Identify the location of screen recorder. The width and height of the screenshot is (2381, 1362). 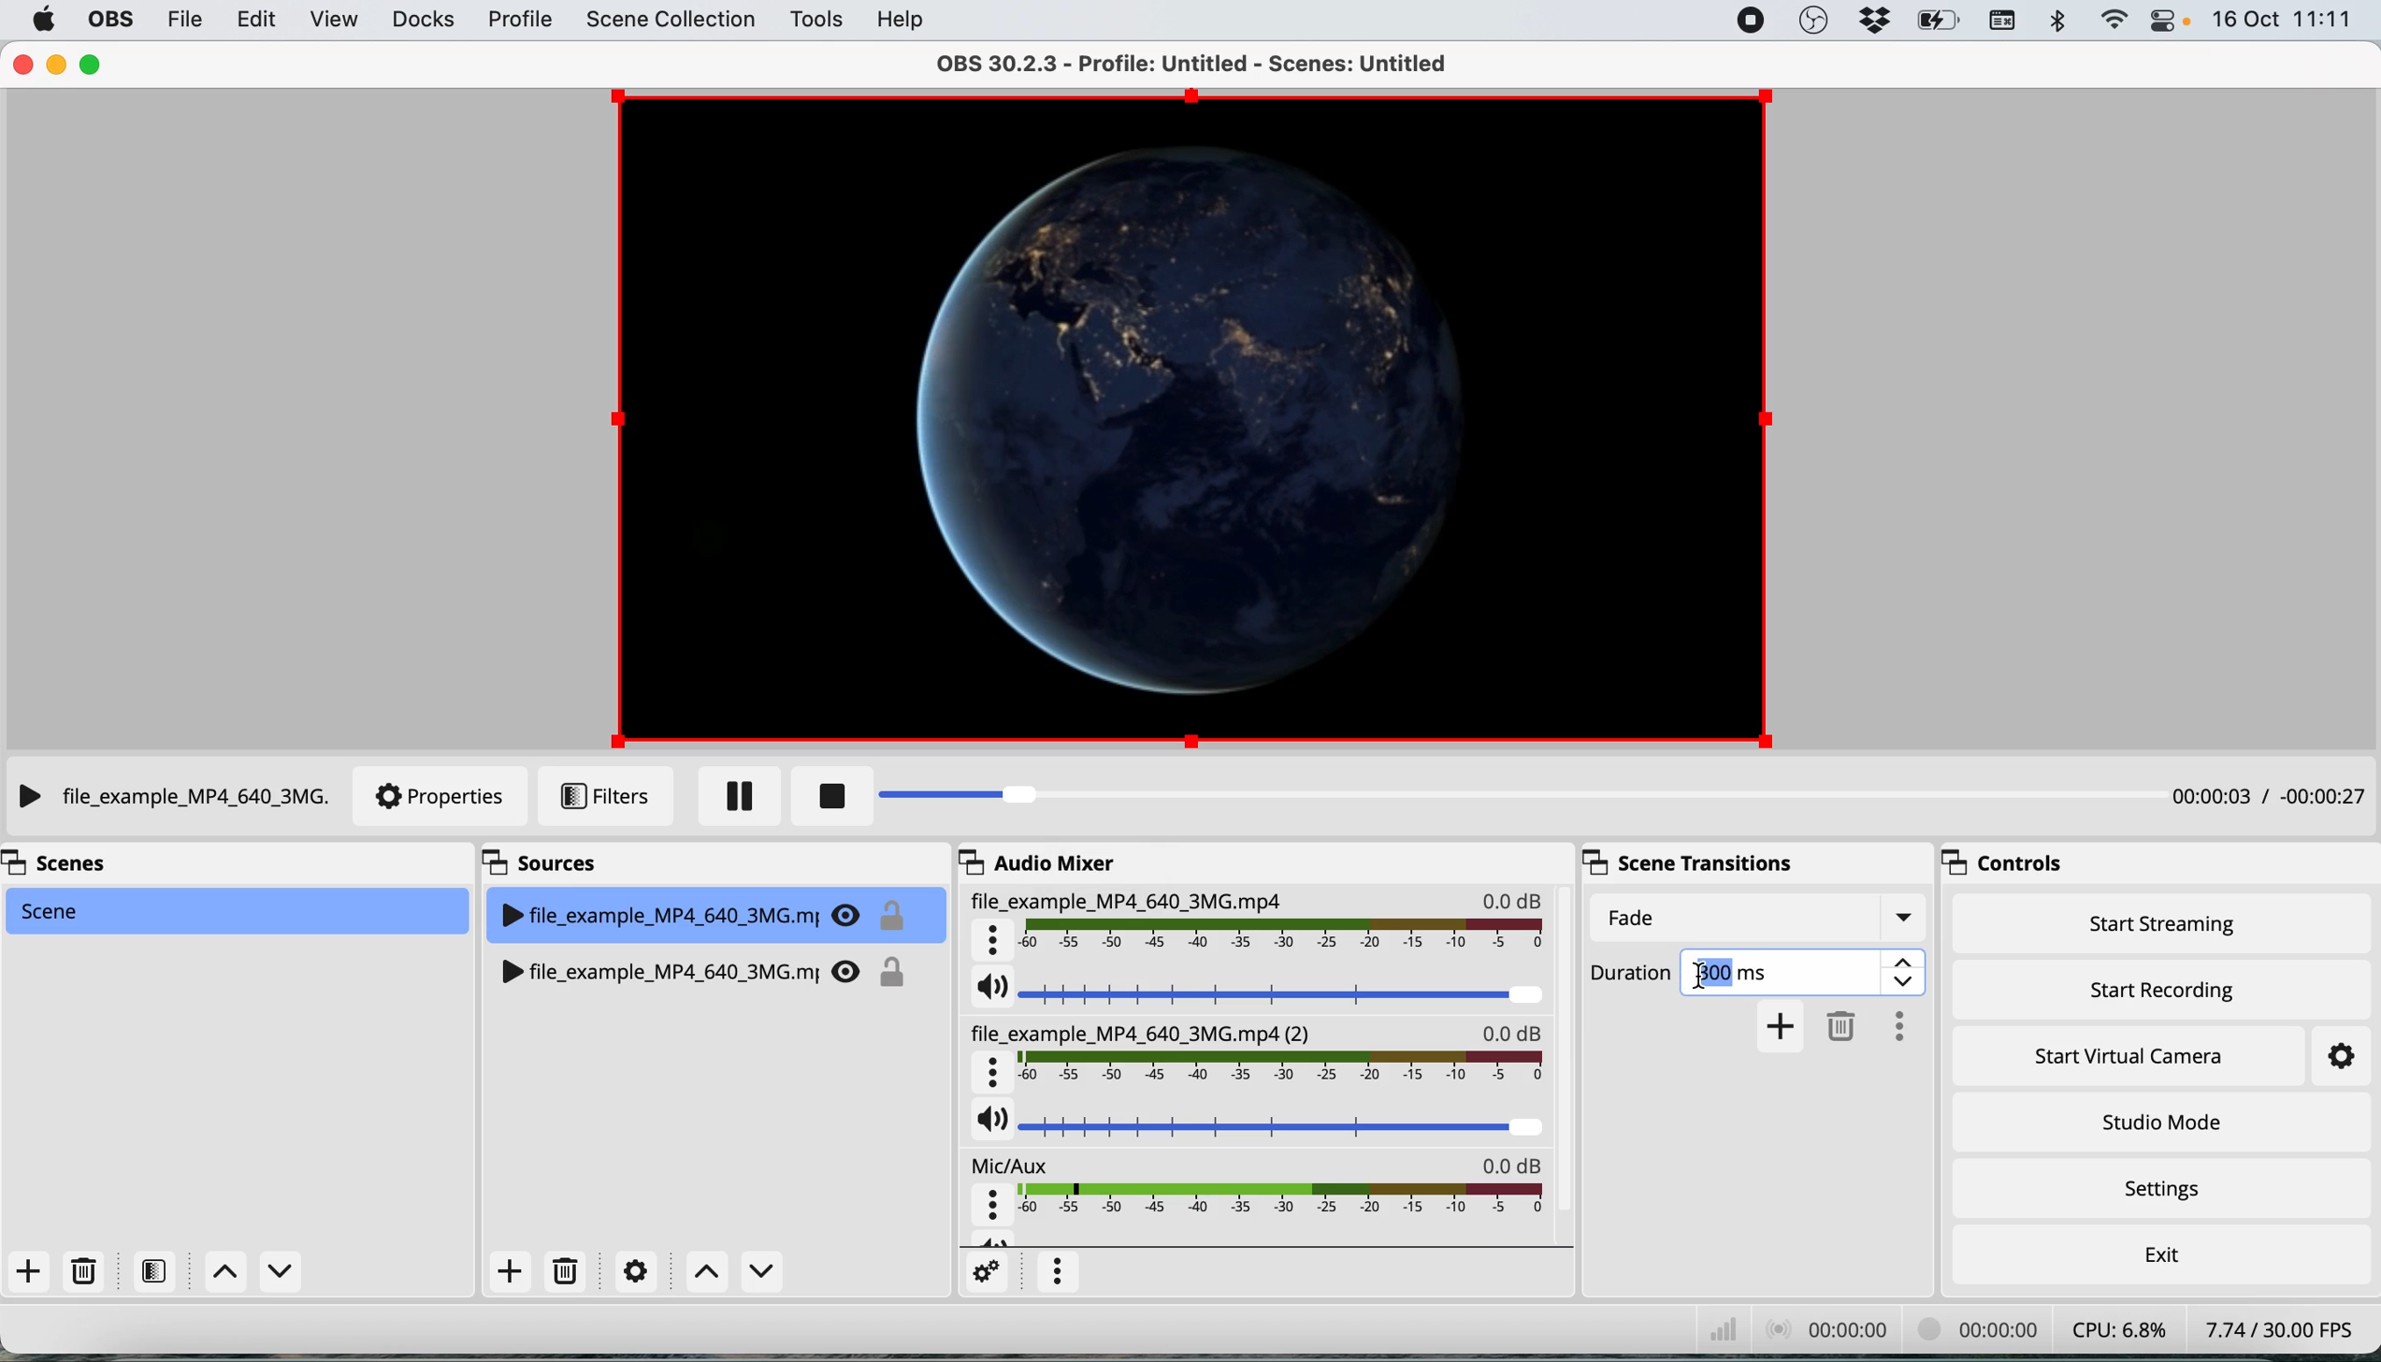
(1749, 22).